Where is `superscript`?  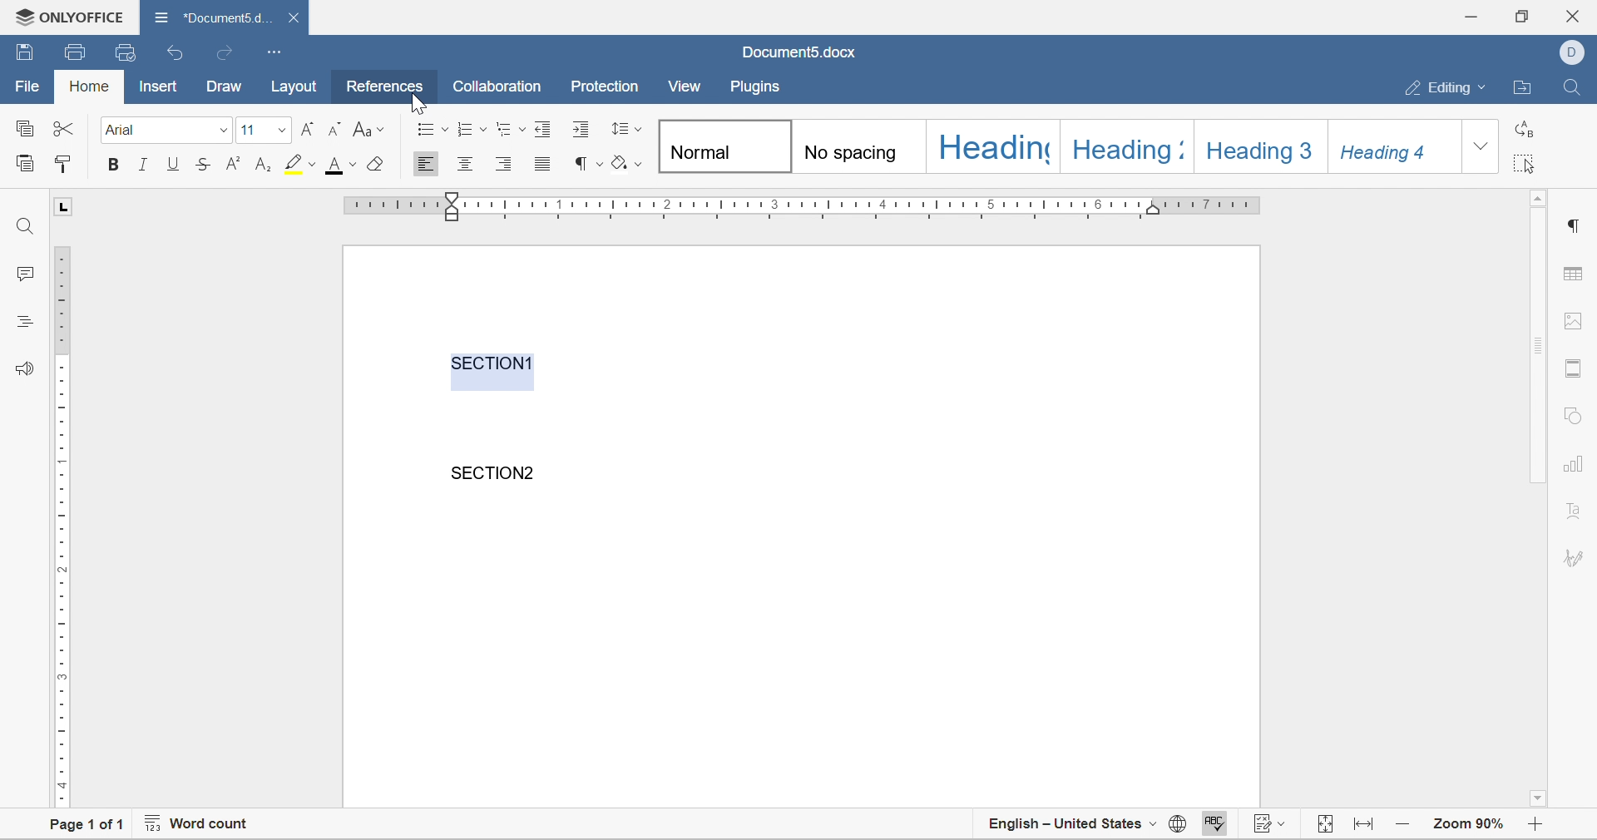 superscript is located at coordinates (235, 163).